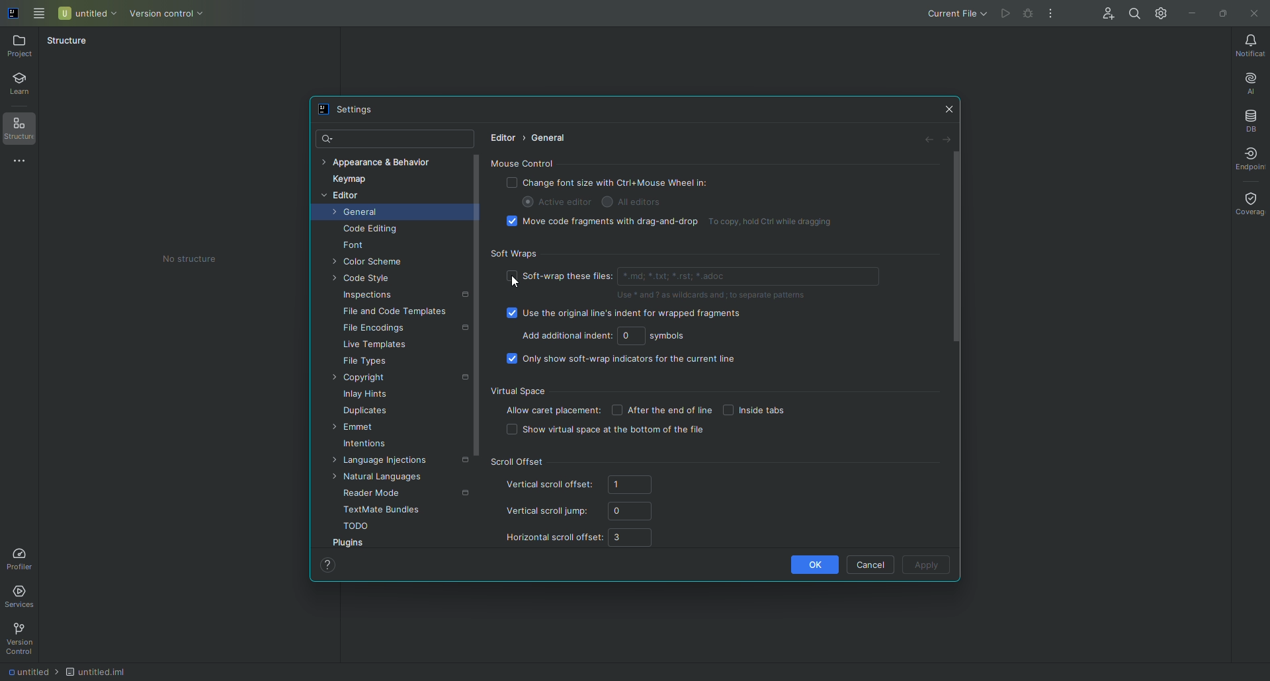  Describe the element at coordinates (331, 140) in the screenshot. I see `Search` at that location.